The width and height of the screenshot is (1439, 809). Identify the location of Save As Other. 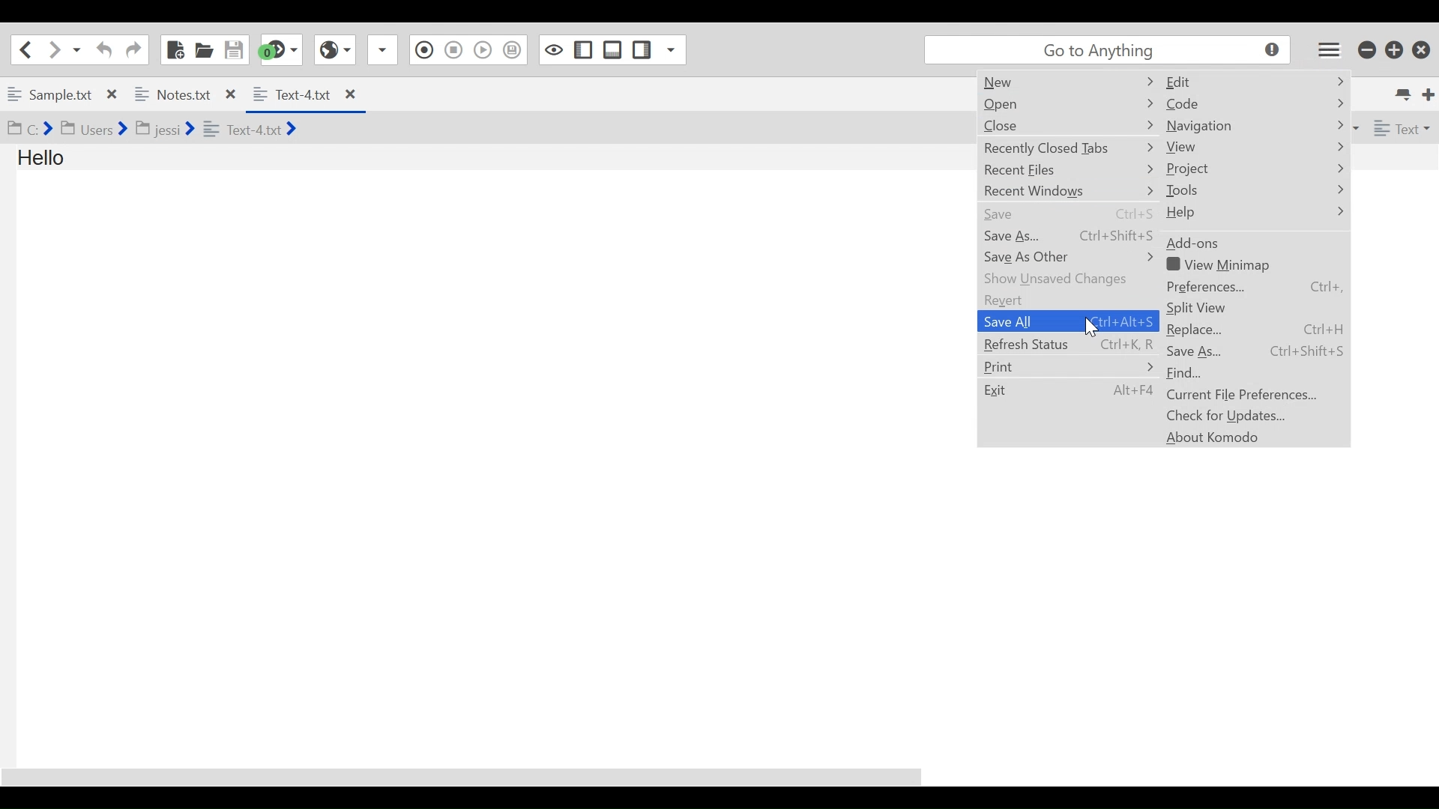
(1068, 256).